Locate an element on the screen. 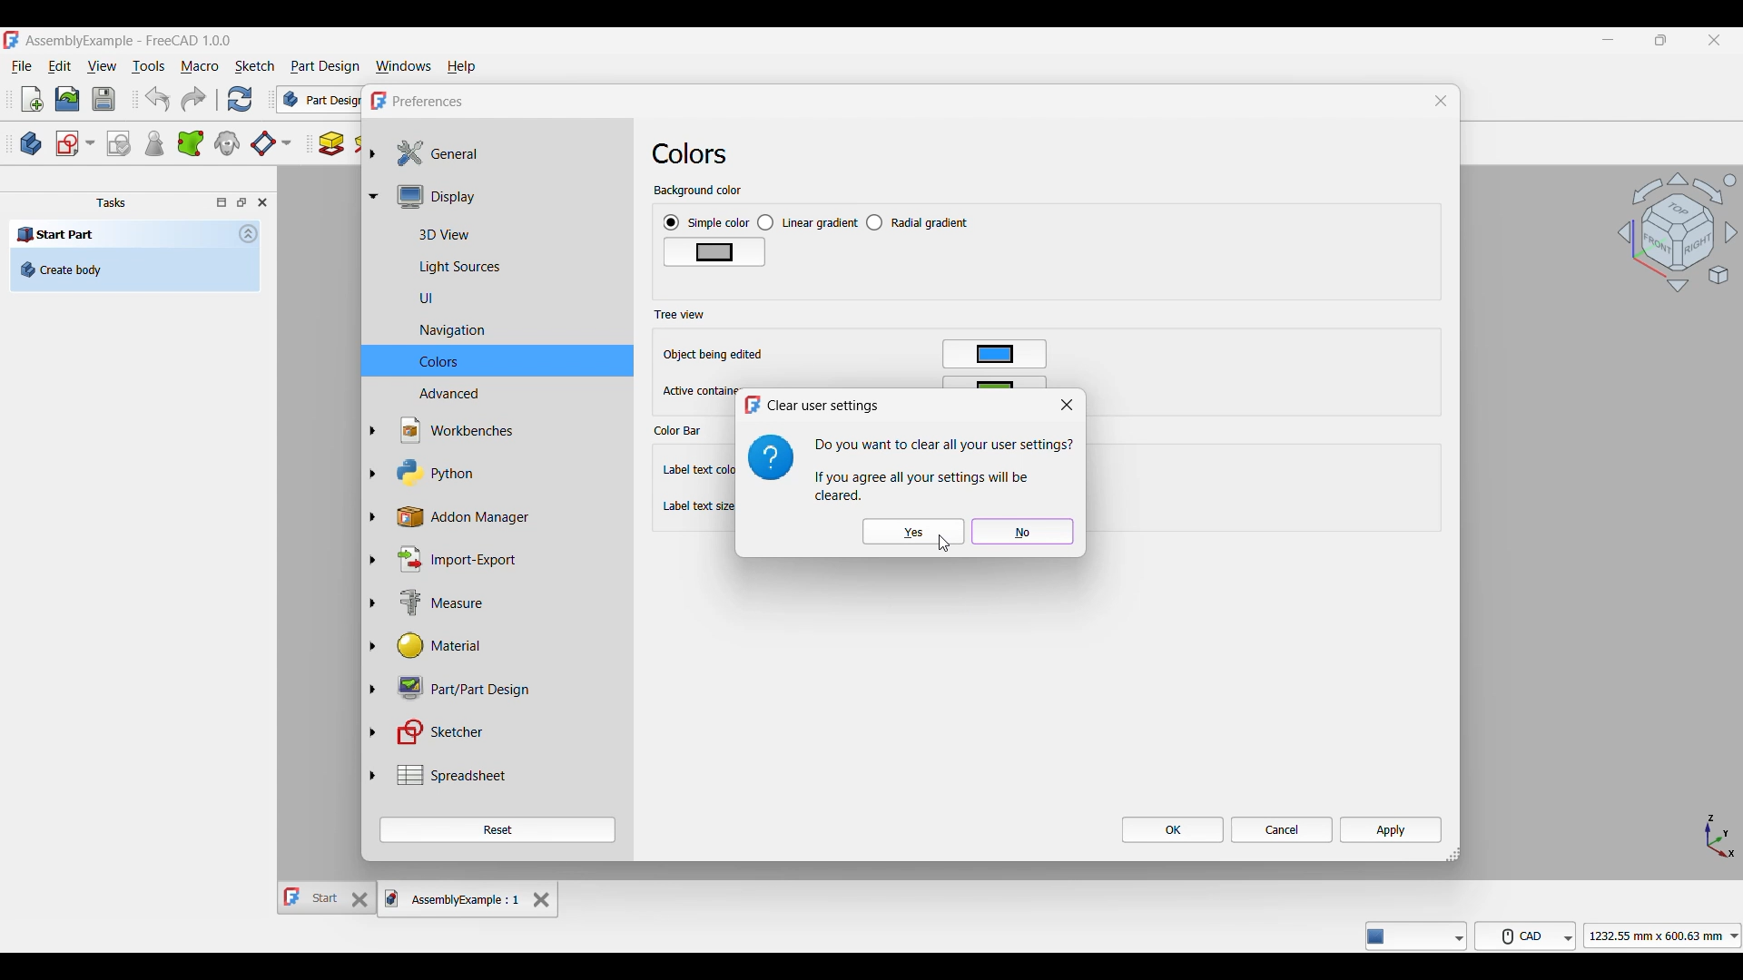 This screenshot has width=1743, height=980. Display settings is located at coordinates (430, 198).